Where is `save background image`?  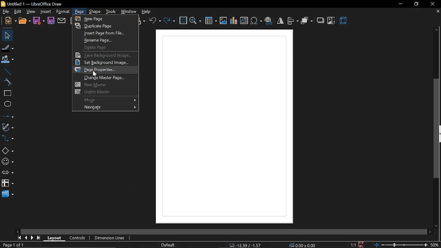 save background image is located at coordinates (105, 55).